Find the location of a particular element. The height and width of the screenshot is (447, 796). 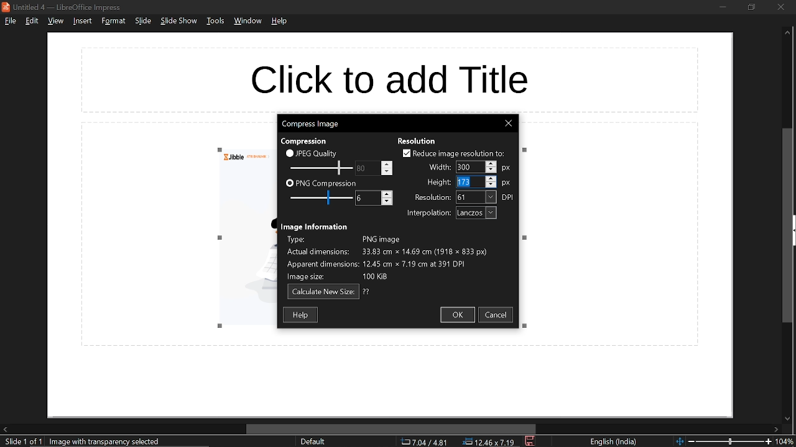

text is located at coordinates (417, 140).